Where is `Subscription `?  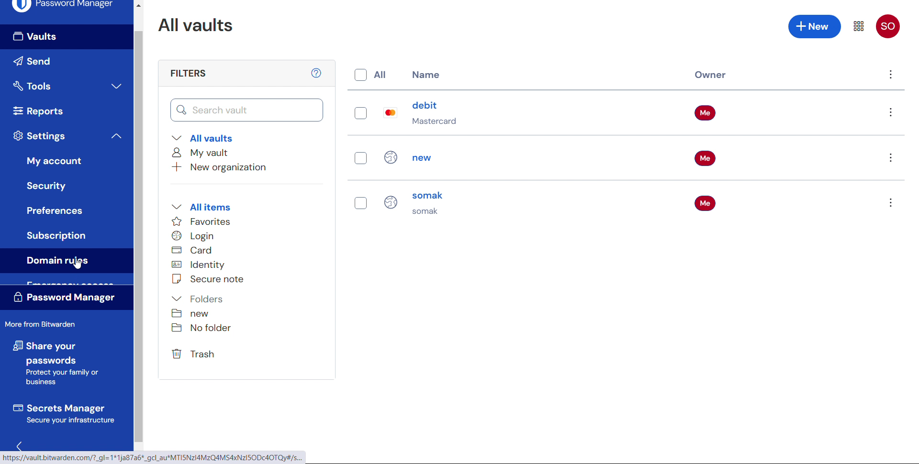
Subscription  is located at coordinates (56, 236).